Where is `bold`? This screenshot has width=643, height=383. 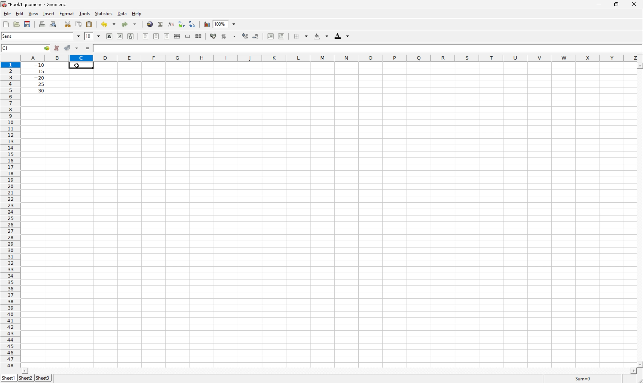
bold is located at coordinates (108, 36).